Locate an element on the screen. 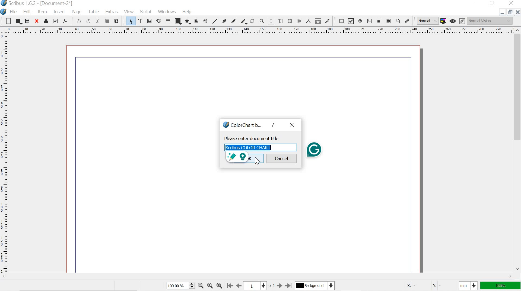 The width and height of the screenshot is (521, 291). preview mode is located at coordinates (453, 21).